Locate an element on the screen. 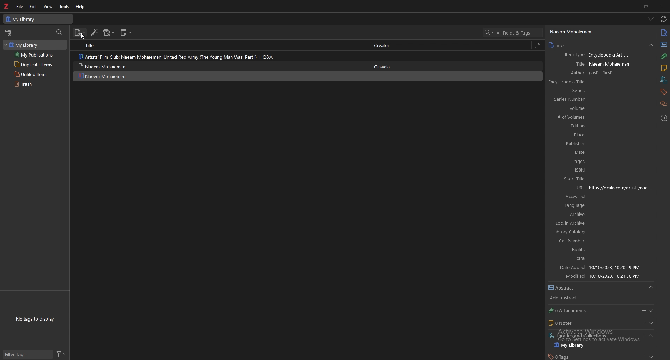  attachments is located at coordinates (538, 45).